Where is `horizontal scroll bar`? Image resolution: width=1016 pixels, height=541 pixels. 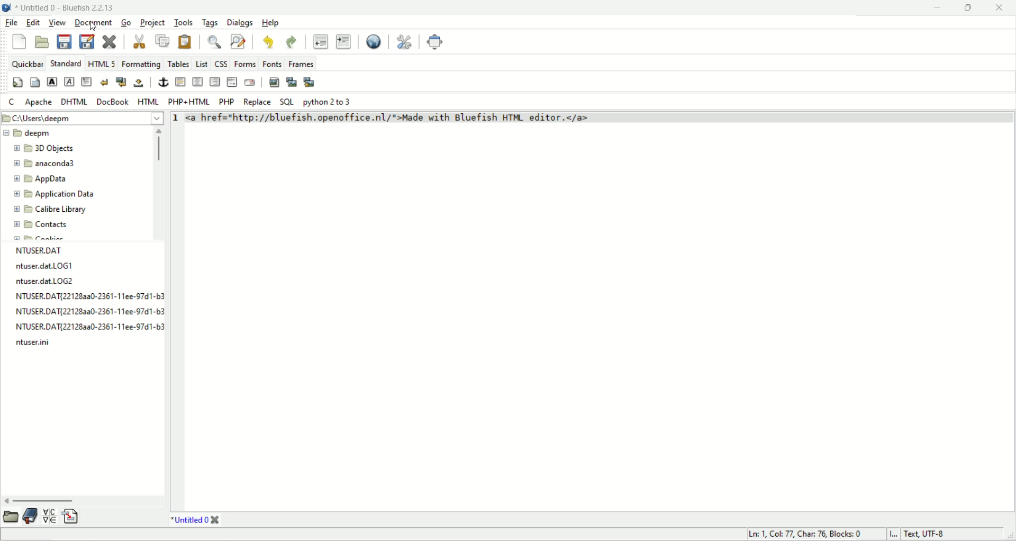
horizontal scroll bar is located at coordinates (84, 498).